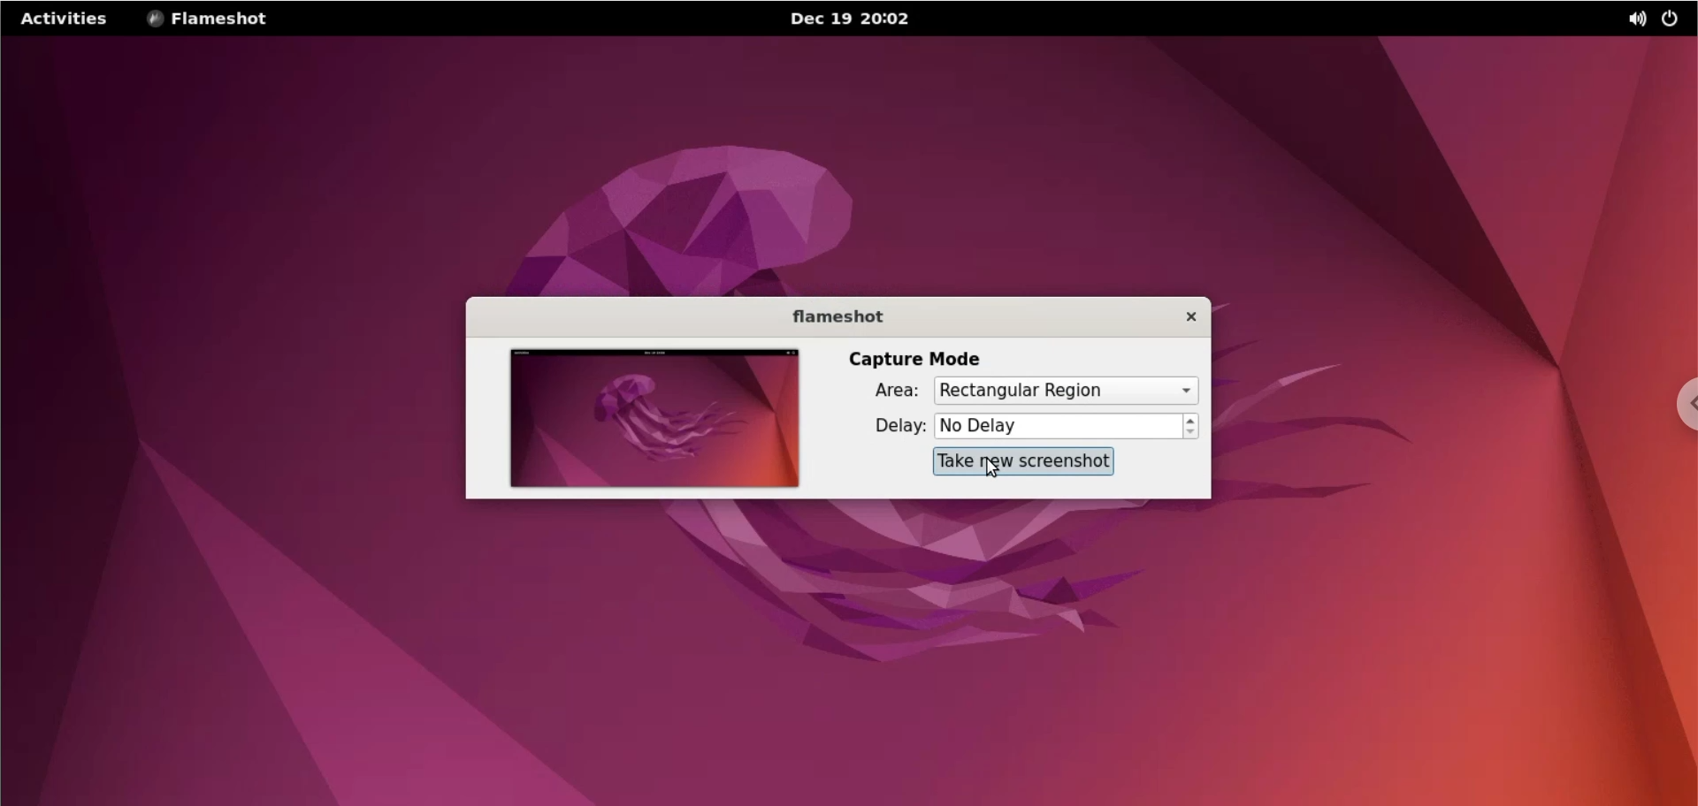  Describe the element at coordinates (912, 358) in the screenshot. I see `capture mode ` at that location.